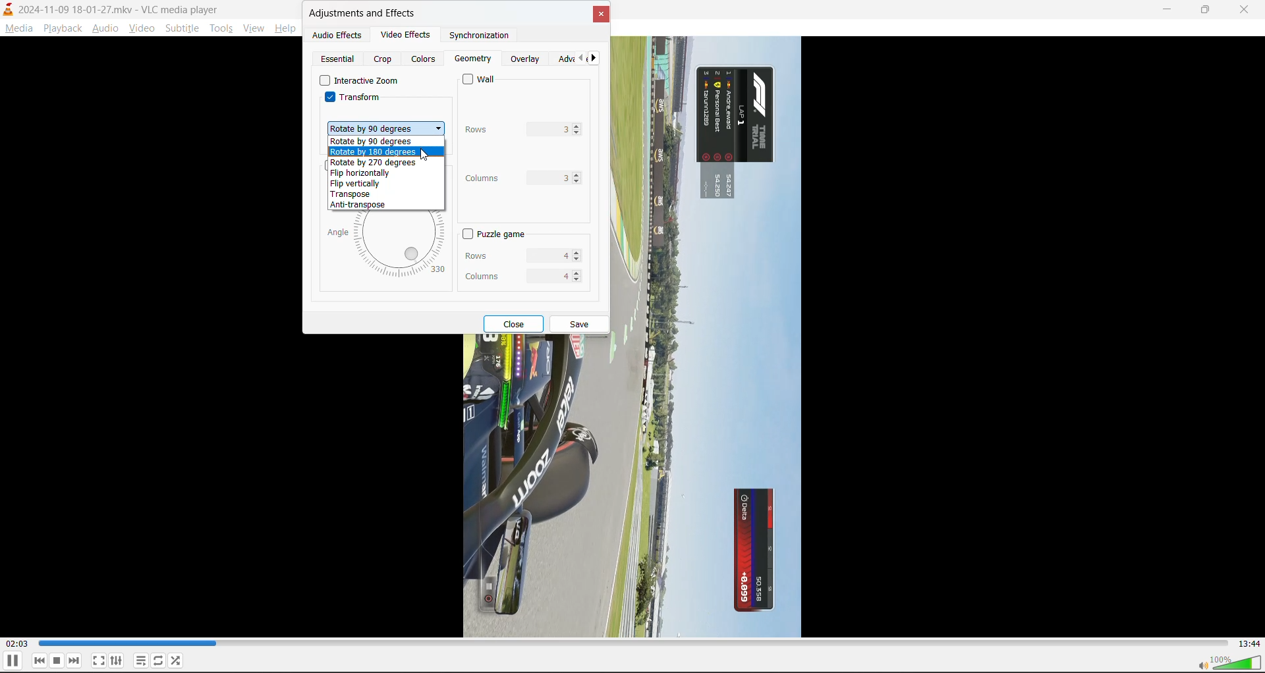 This screenshot has height=673, width=1265. What do you see at coordinates (376, 163) in the screenshot?
I see `rotate 270 degrees` at bounding box center [376, 163].